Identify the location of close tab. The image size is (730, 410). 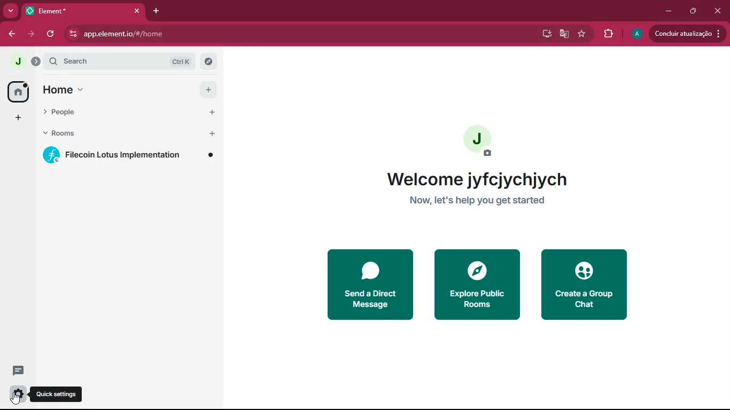
(137, 11).